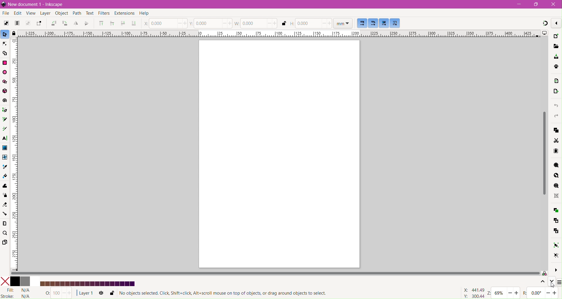  Describe the element at coordinates (556, 81) in the screenshot. I see `Import` at that location.